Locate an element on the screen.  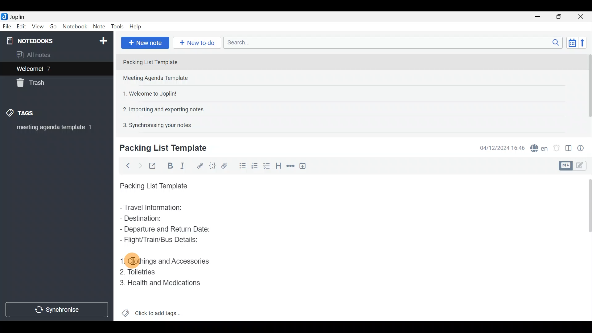
New to-do is located at coordinates (197, 43).